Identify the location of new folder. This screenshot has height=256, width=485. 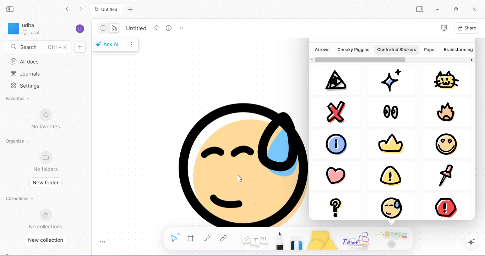
(46, 182).